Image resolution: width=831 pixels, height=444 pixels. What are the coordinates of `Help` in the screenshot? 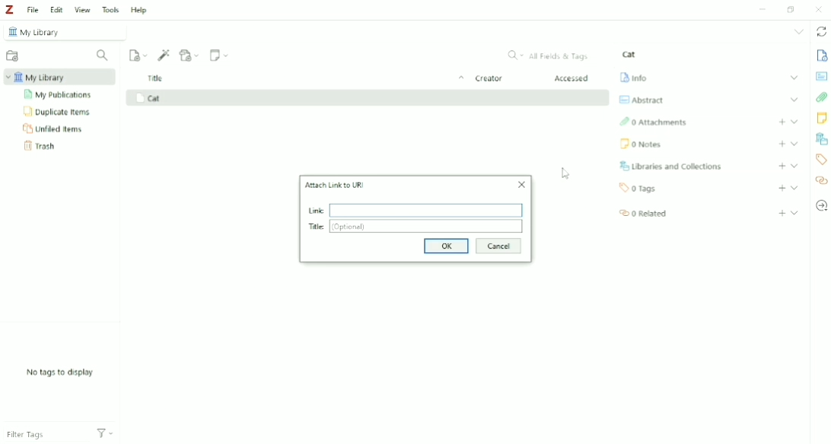 It's located at (138, 11).